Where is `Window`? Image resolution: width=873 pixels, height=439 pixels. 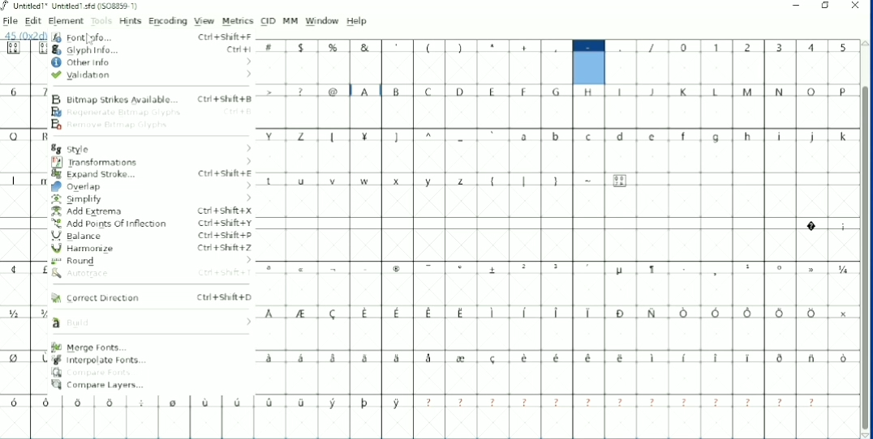
Window is located at coordinates (322, 21).